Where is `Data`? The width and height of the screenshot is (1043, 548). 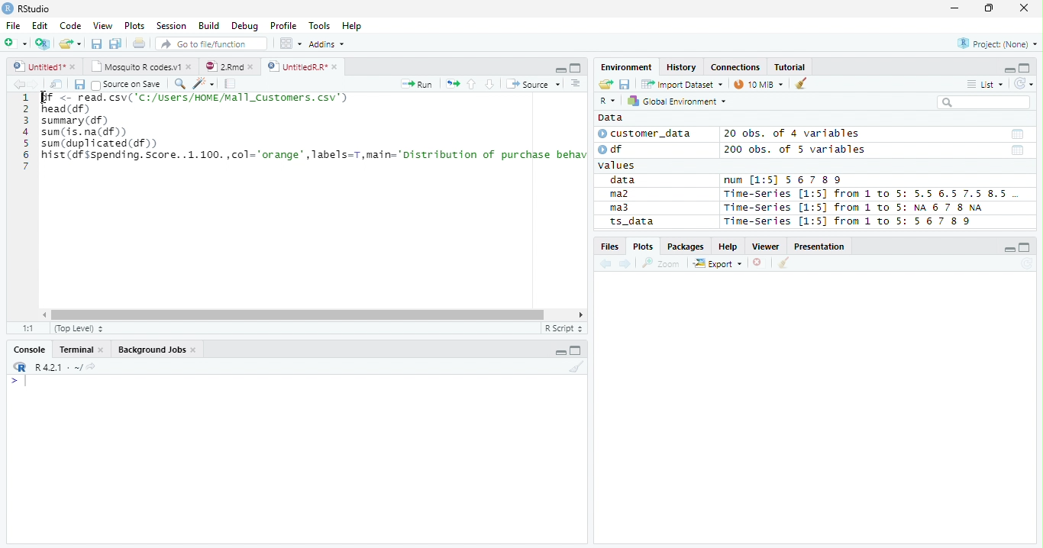 Data is located at coordinates (610, 118).